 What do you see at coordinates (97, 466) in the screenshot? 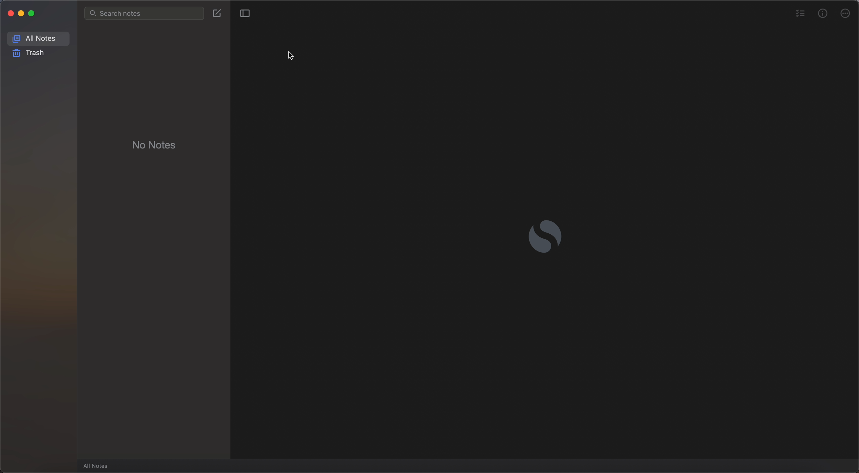
I see `all notes` at bounding box center [97, 466].